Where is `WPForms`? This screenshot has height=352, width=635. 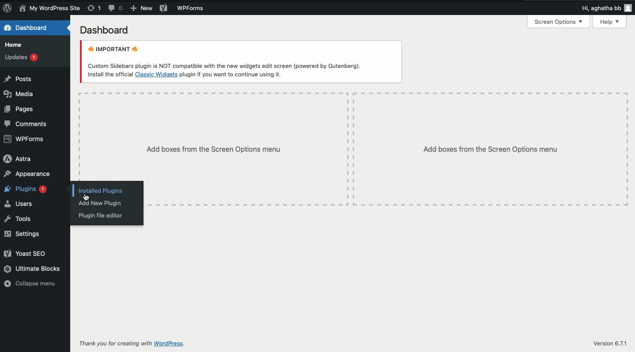
WPForms is located at coordinates (191, 9).